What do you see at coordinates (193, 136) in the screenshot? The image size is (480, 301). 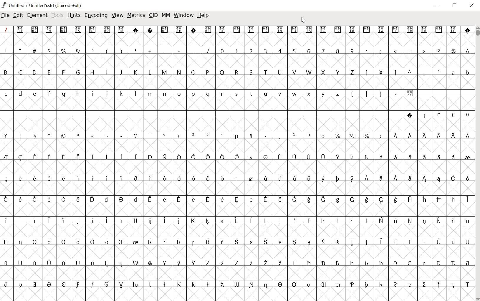 I see `Symbol` at bounding box center [193, 136].